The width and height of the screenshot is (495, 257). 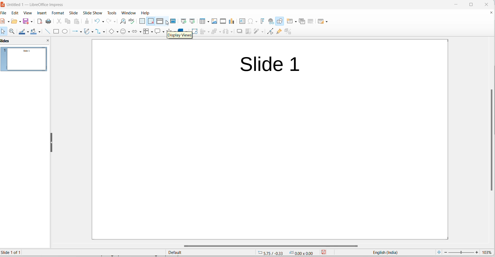 What do you see at coordinates (256, 21) in the screenshot?
I see `special characters options` at bounding box center [256, 21].